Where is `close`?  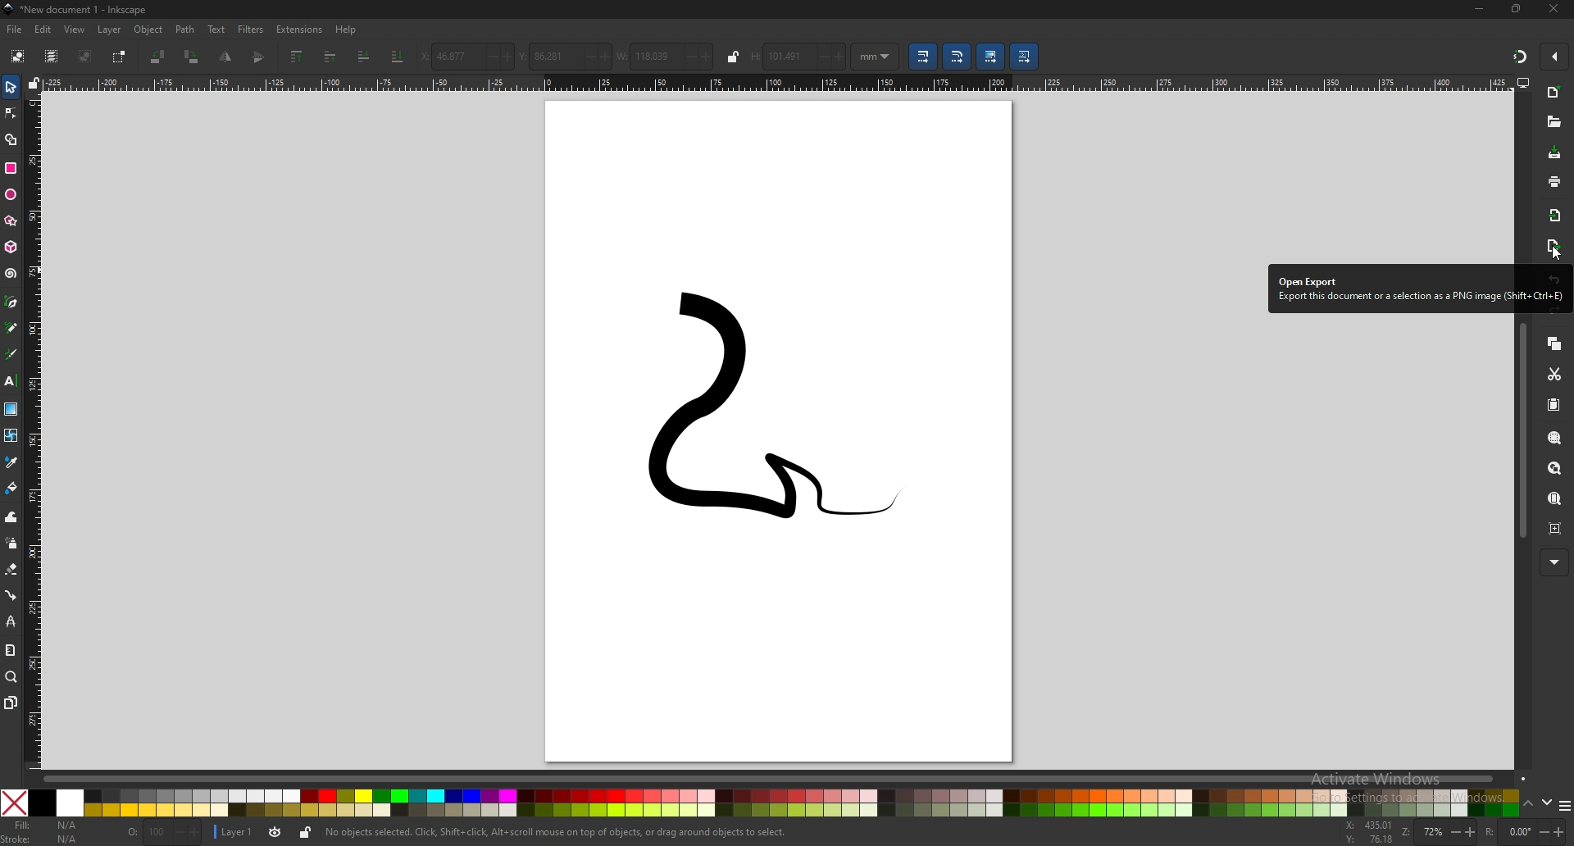 close is located at coordinates (1554, 10).